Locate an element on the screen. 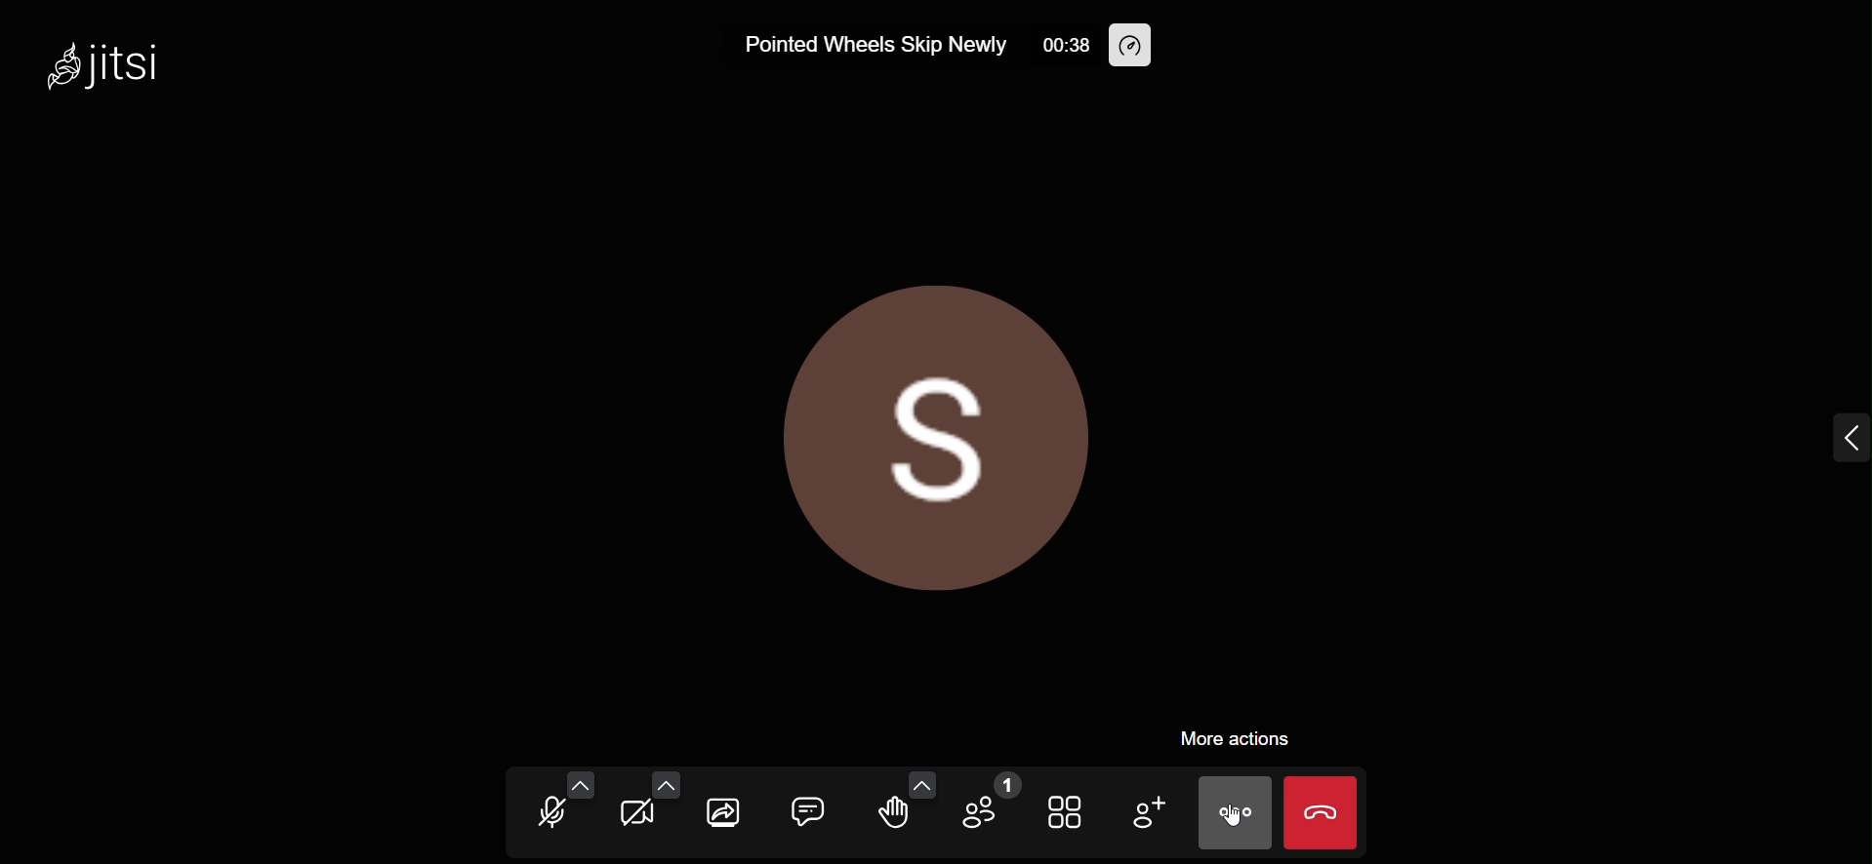 This screenshot has height=864, width=1872. expand is located at coordinates (1833, 434).